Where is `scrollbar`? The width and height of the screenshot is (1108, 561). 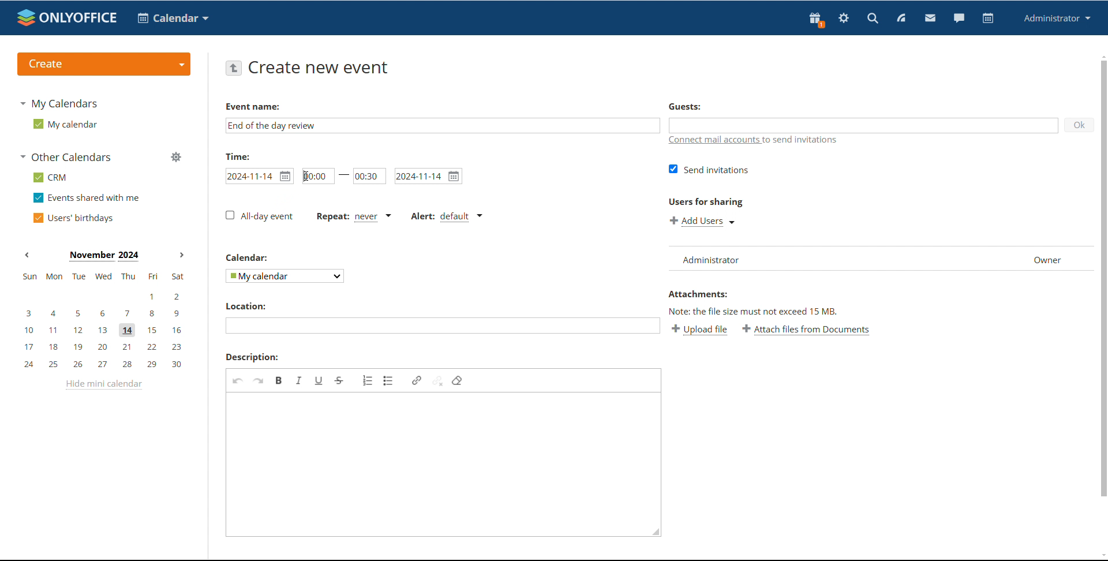 scrollbar is located at coordinates (1103, 278).